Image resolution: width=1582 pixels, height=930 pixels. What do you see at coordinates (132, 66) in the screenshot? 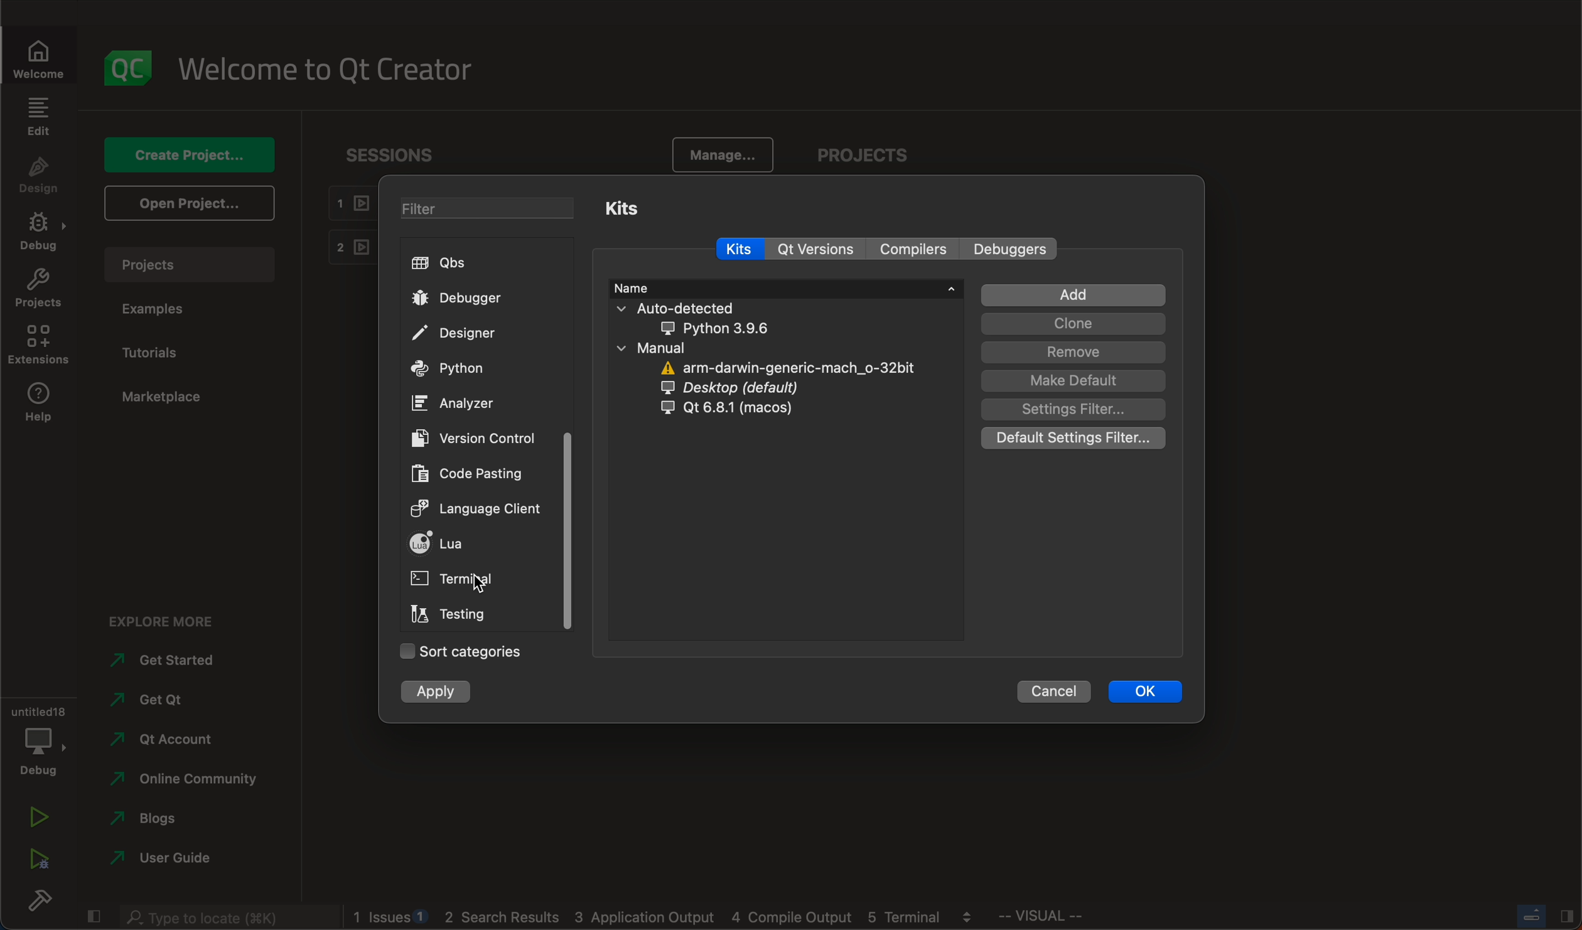
I see `logo` at bounding box center [132, 66].